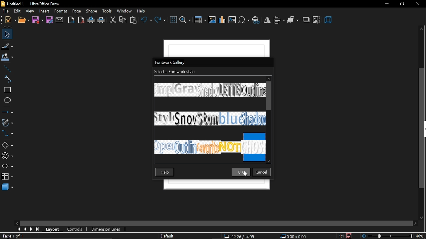 This screenshot has height=239, width=426. What do you see at coordinates (341, 236) in the screenshot?
I see `scaling factor` at bounding box center [341, 236].